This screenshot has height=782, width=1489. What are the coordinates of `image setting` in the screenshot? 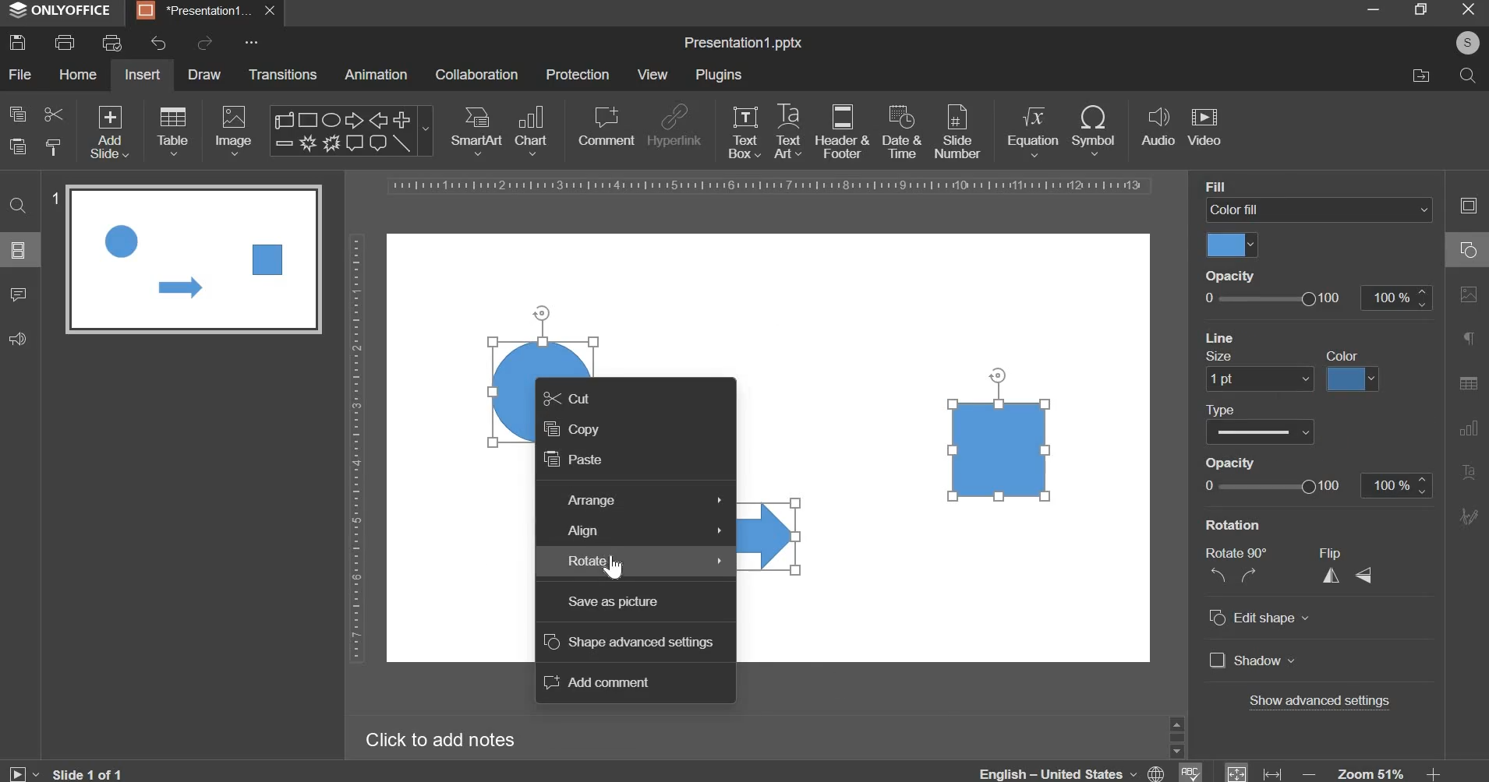 It's located at (1466, 291).